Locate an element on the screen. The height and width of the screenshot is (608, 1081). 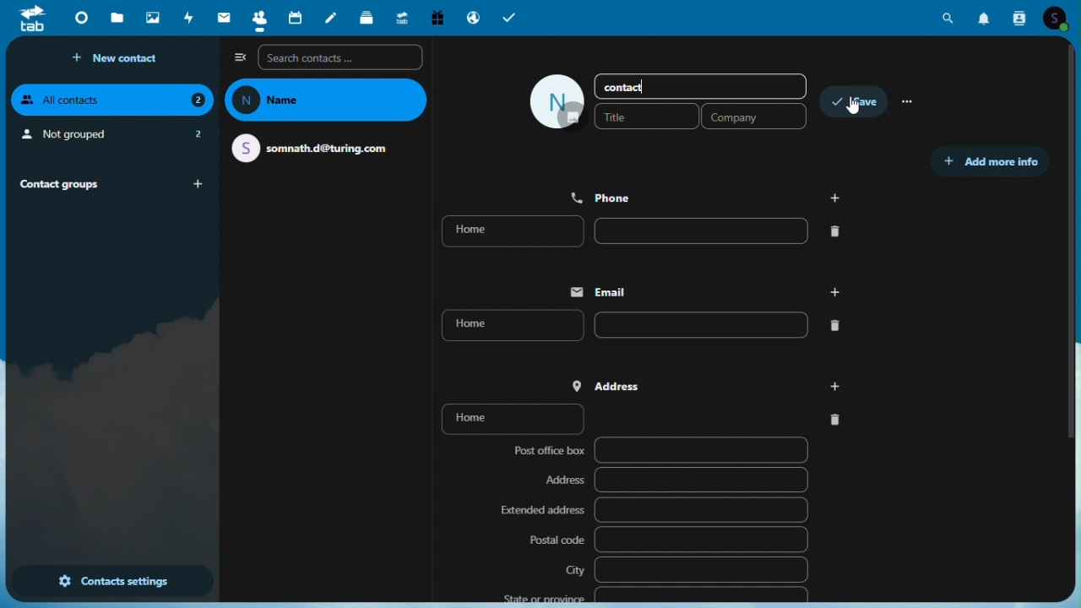
Account icon is located at coordinates (1062, 19).